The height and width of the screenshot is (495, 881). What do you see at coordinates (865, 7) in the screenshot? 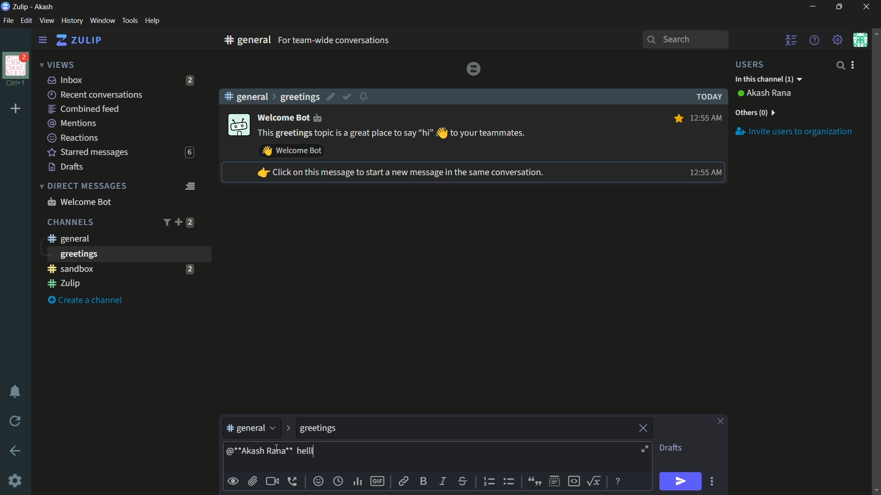
I see `close app` at bounding box center [865, 7].